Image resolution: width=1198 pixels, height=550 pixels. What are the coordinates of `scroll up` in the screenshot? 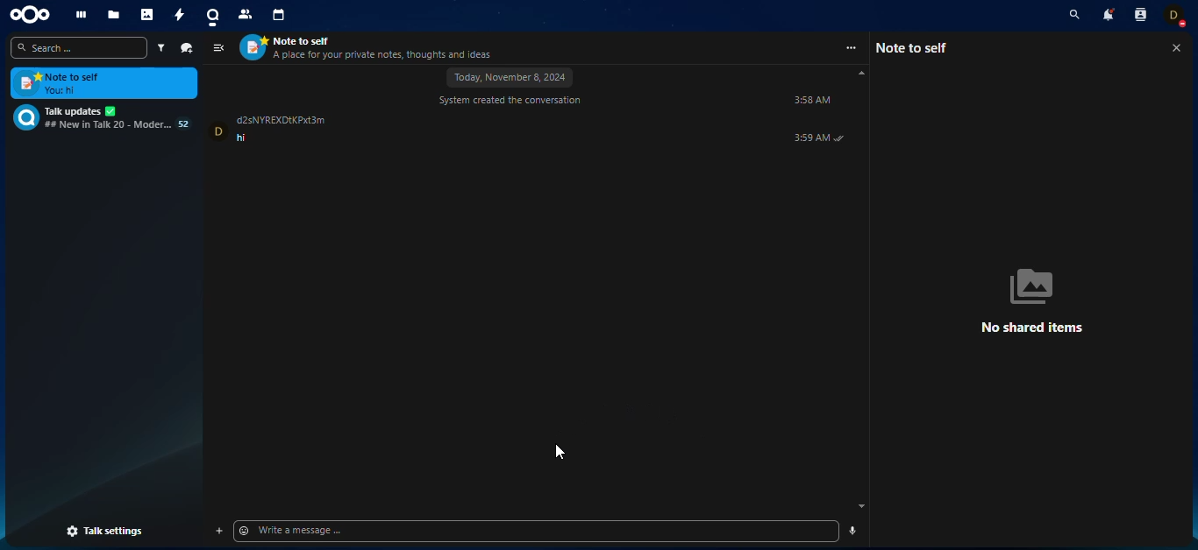 It's located at (862, 74).